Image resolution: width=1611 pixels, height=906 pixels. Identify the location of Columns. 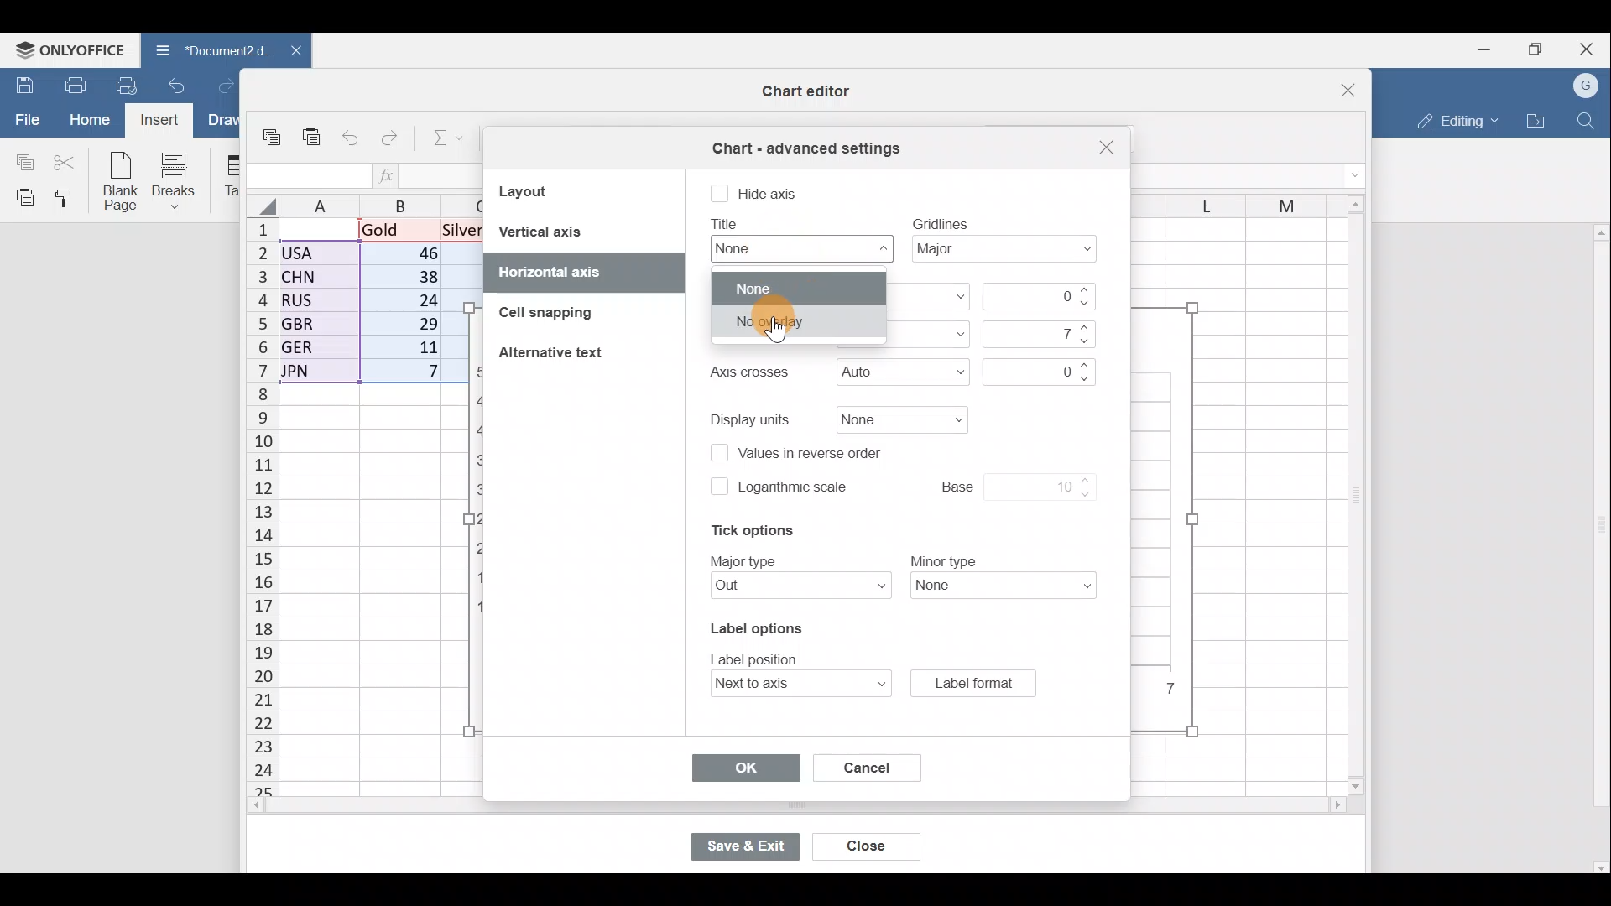
(1228, 200).